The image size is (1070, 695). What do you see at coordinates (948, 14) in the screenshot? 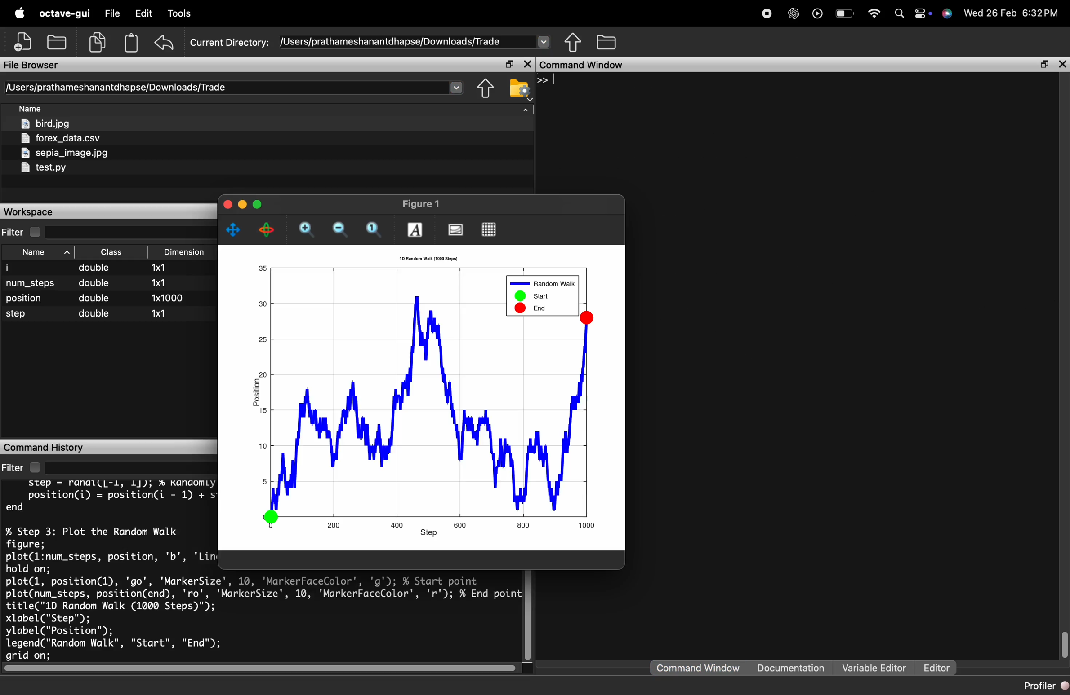
I see `support` at bounding box center [948, 14].